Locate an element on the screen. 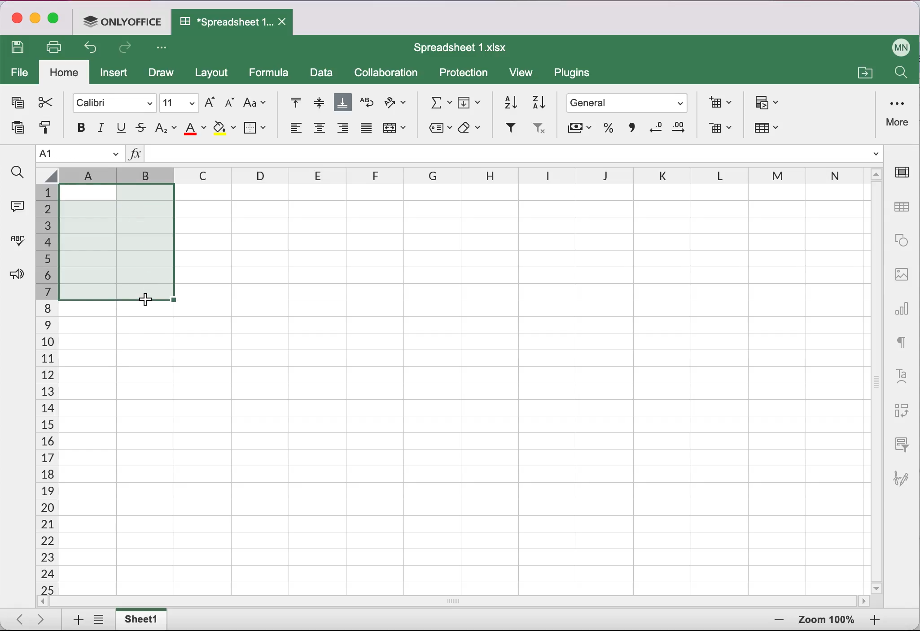 This screenshot has width=920, height=631. comments is located at coordinates (16, 205).